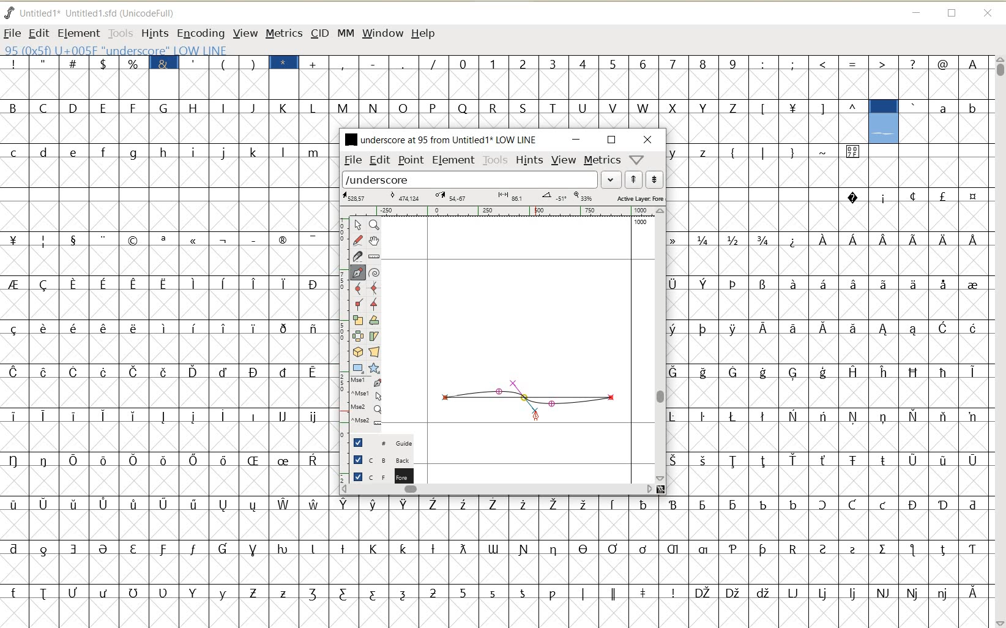 This screenshot has width=1006, height=628. What do you see at coordinates (100, 13) in the screenshot?
I see `FONT NAME` at bounding box center [100, 13].